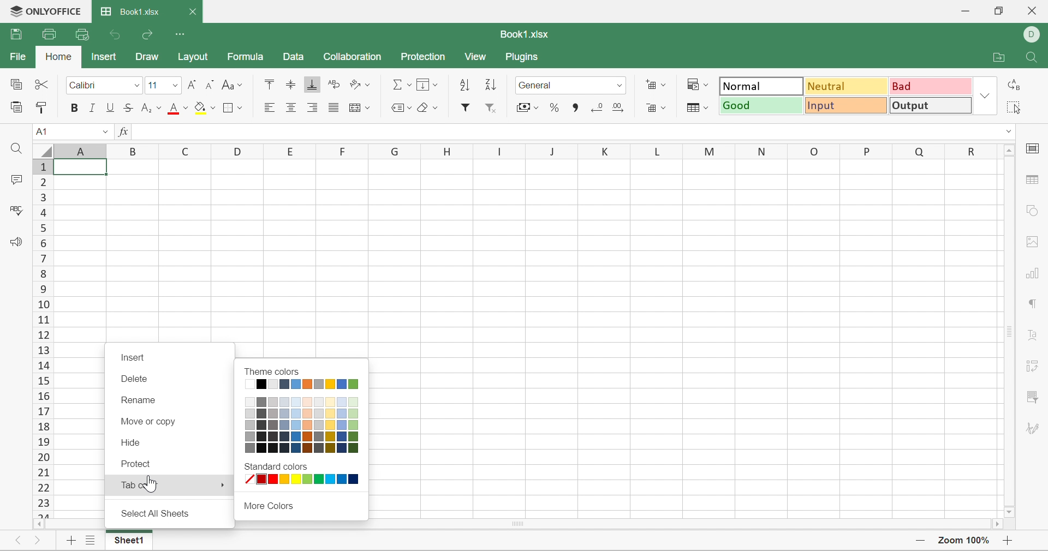 This screenshot has width=1048, height=551. Describe the element at coordinates (352, 57) in the screenshot. I see `Collaboration` at that location.